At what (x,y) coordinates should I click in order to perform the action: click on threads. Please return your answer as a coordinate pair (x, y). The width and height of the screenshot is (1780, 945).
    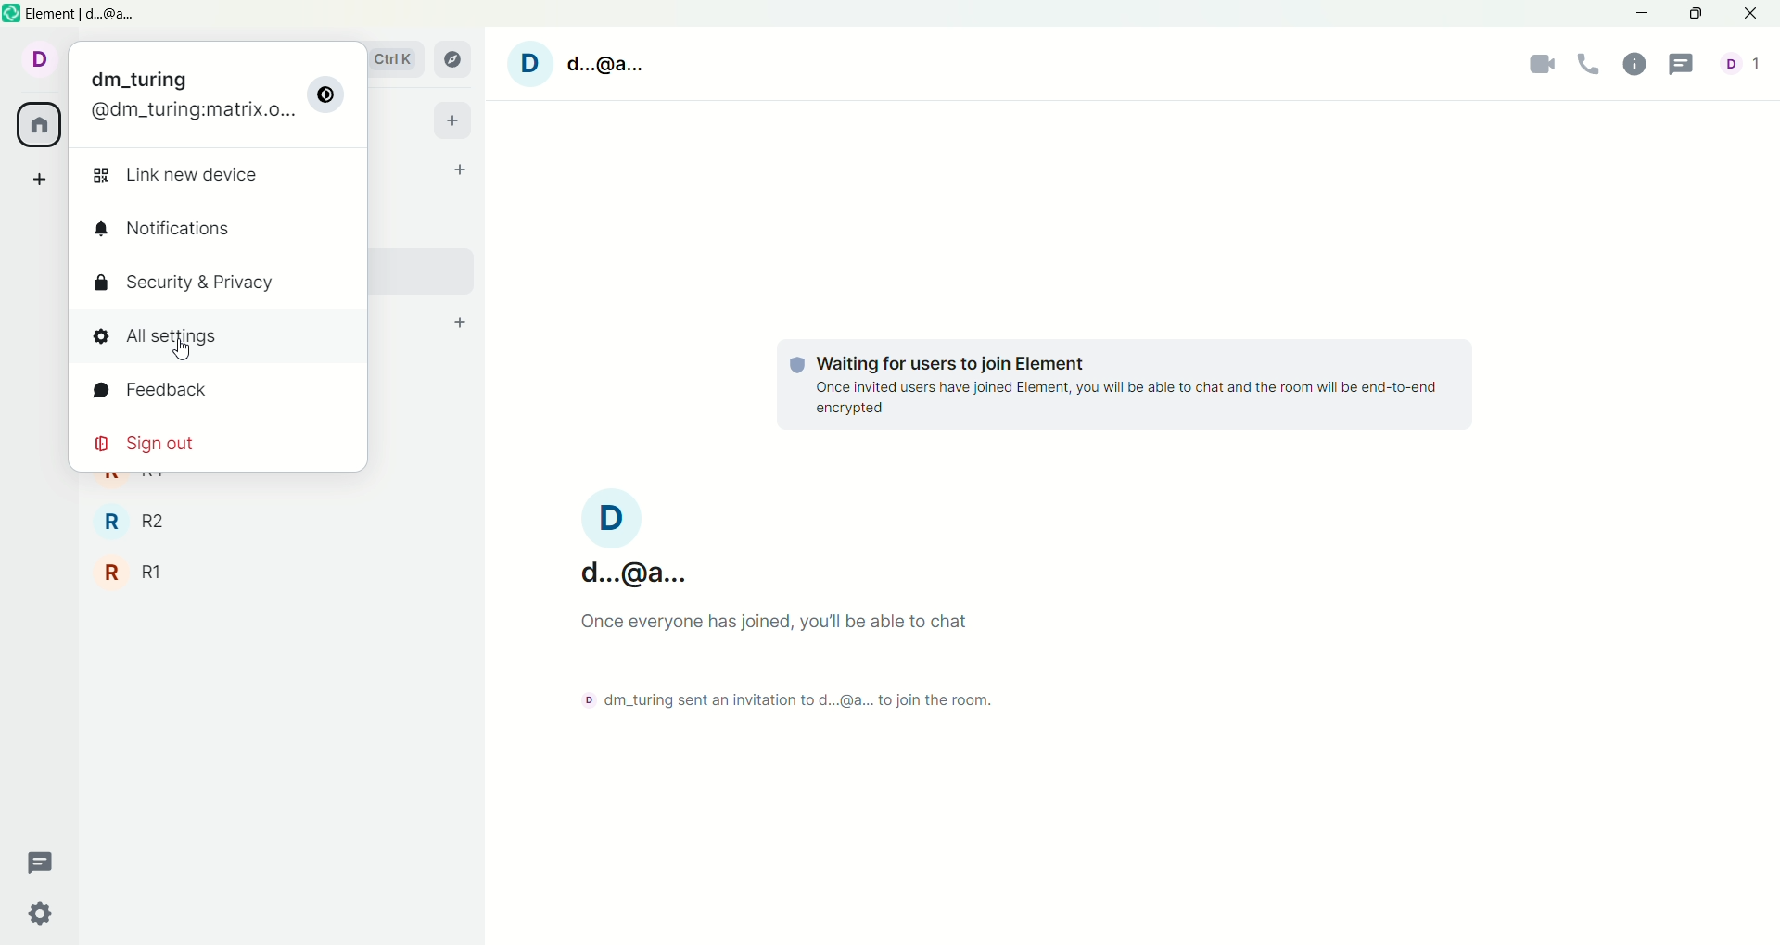
    Looking at the image, I should click on (41, 859).